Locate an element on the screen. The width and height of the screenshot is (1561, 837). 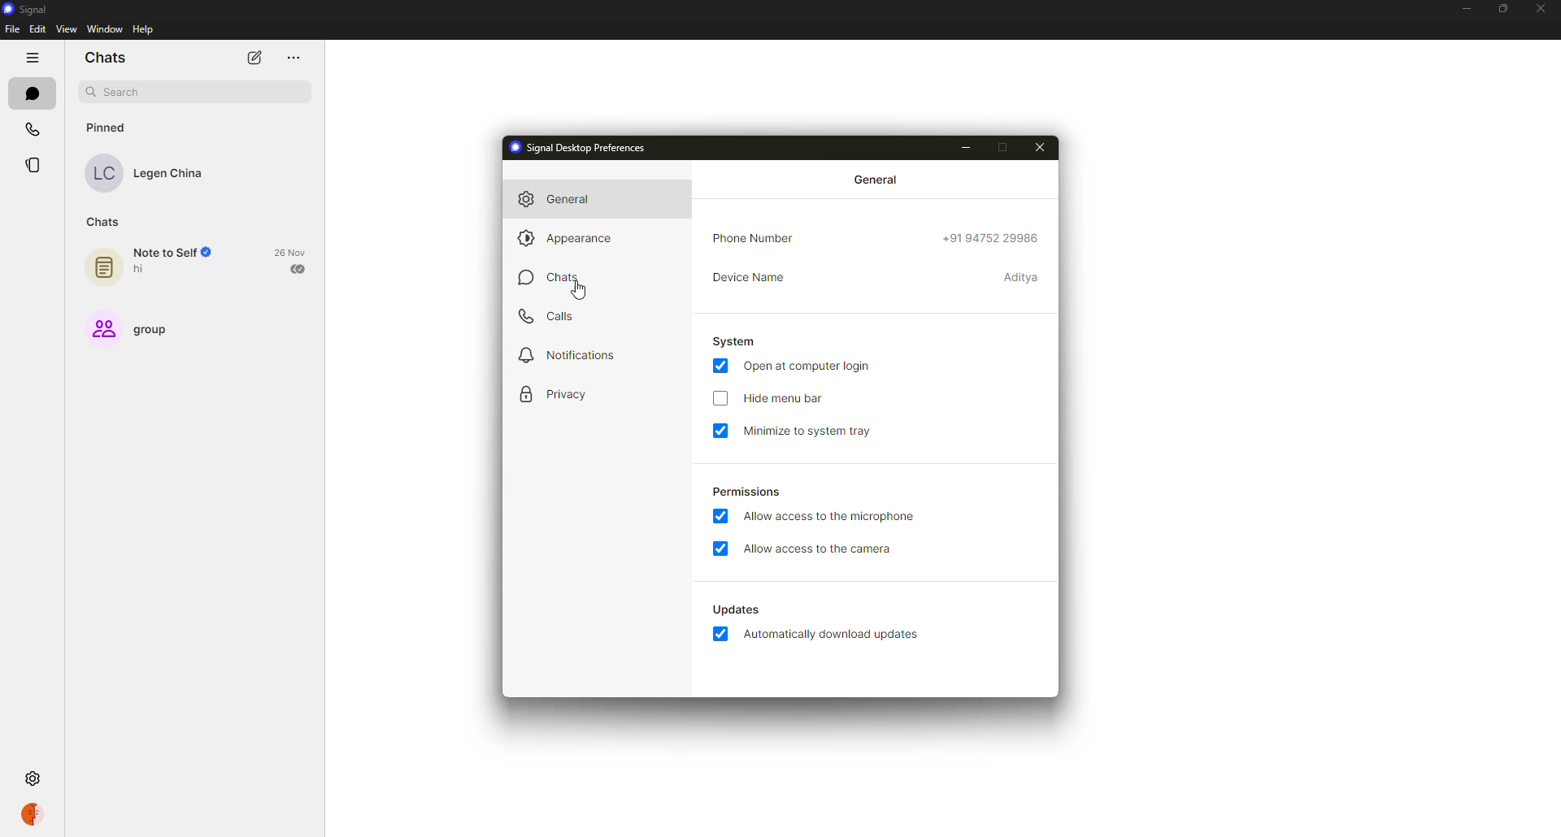
device name is located at coordinates (1020, 277).